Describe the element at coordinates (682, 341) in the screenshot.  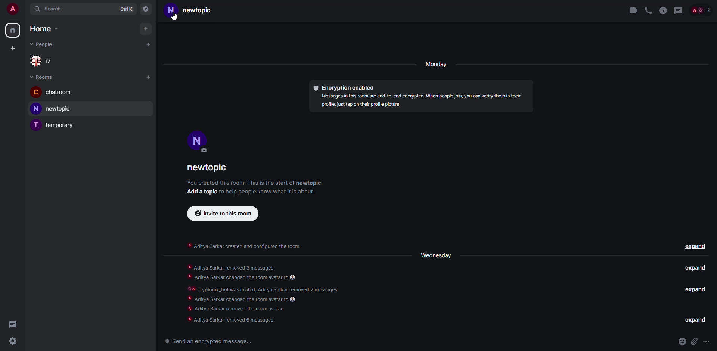
I see `emoji` at that location.